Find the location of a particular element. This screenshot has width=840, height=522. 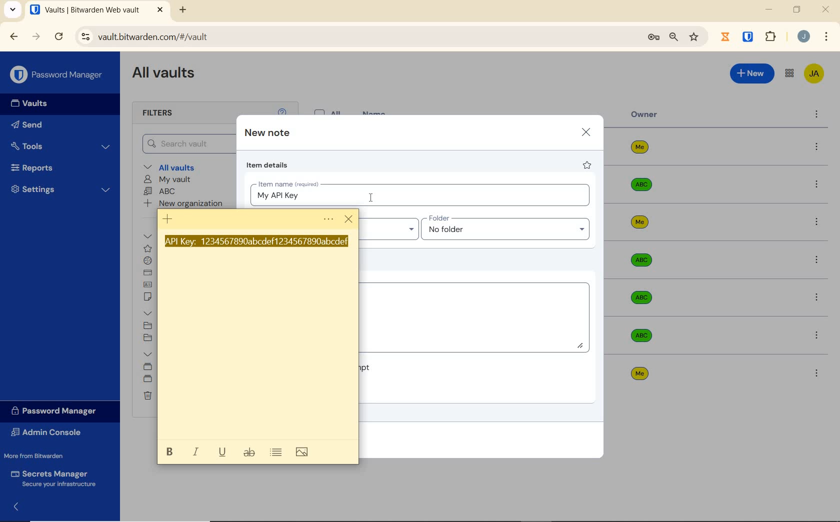

Item name (required) is located at coordinates (287, 182).